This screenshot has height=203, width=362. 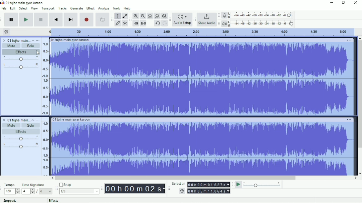 What do you see at coordinates (22, 132) in the screenshot?
I see `Effects` at bounding box center [22, 132].